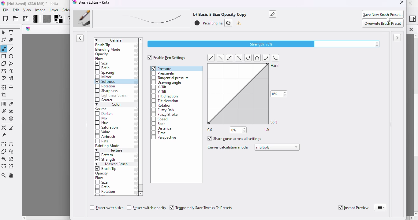 This screenshot has width=418, height=220. What do you see at coordinates (59, 19) in the screenshot?
I see `foreground/background color settings` at bounding box center [59, 19].